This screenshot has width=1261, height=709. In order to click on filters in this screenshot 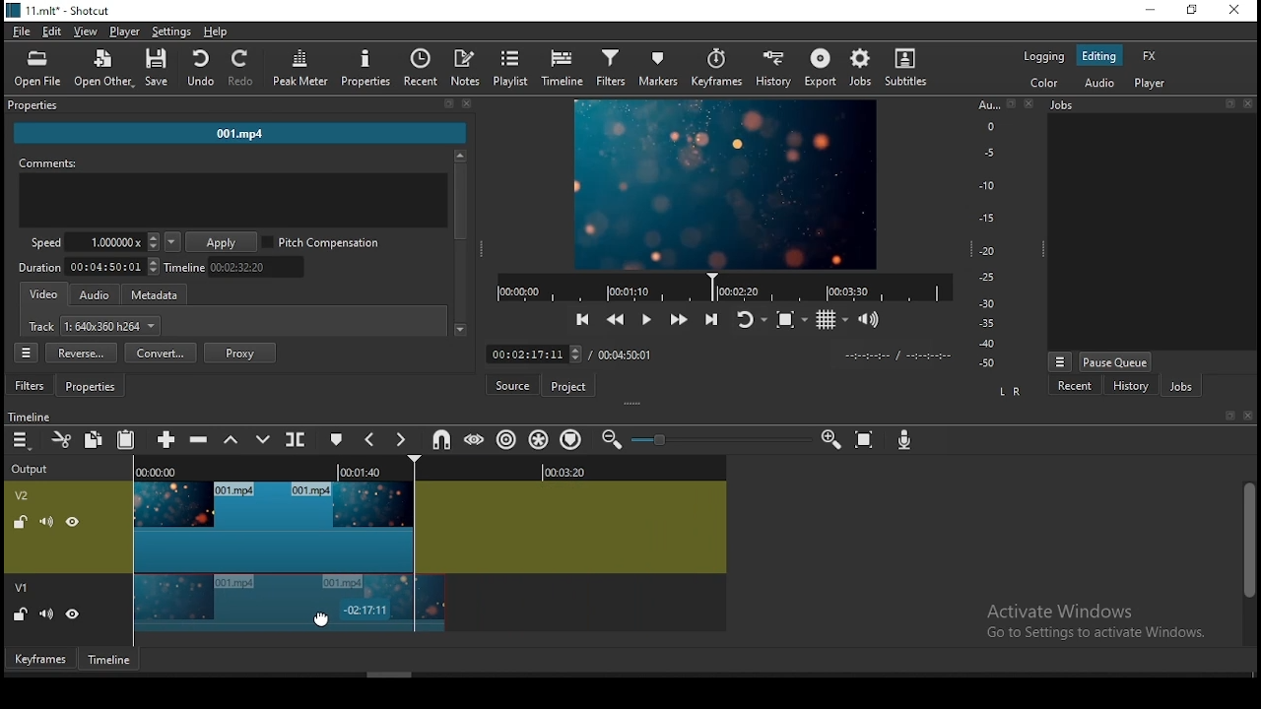, I will do `click(614, 69)`.